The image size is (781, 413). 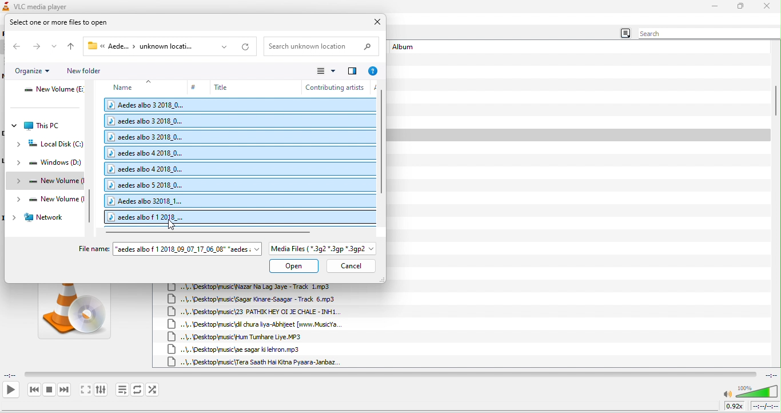 What do you see at coordinates (767, 6) in the screenshot?
I see `close` at bounding box center [767, 6].